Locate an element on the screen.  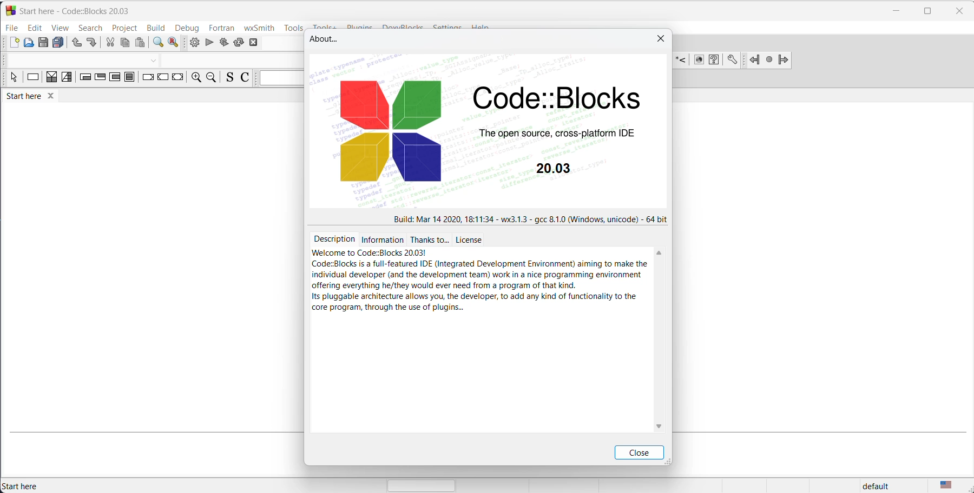
jump forward is located at coordinates (785, 61).